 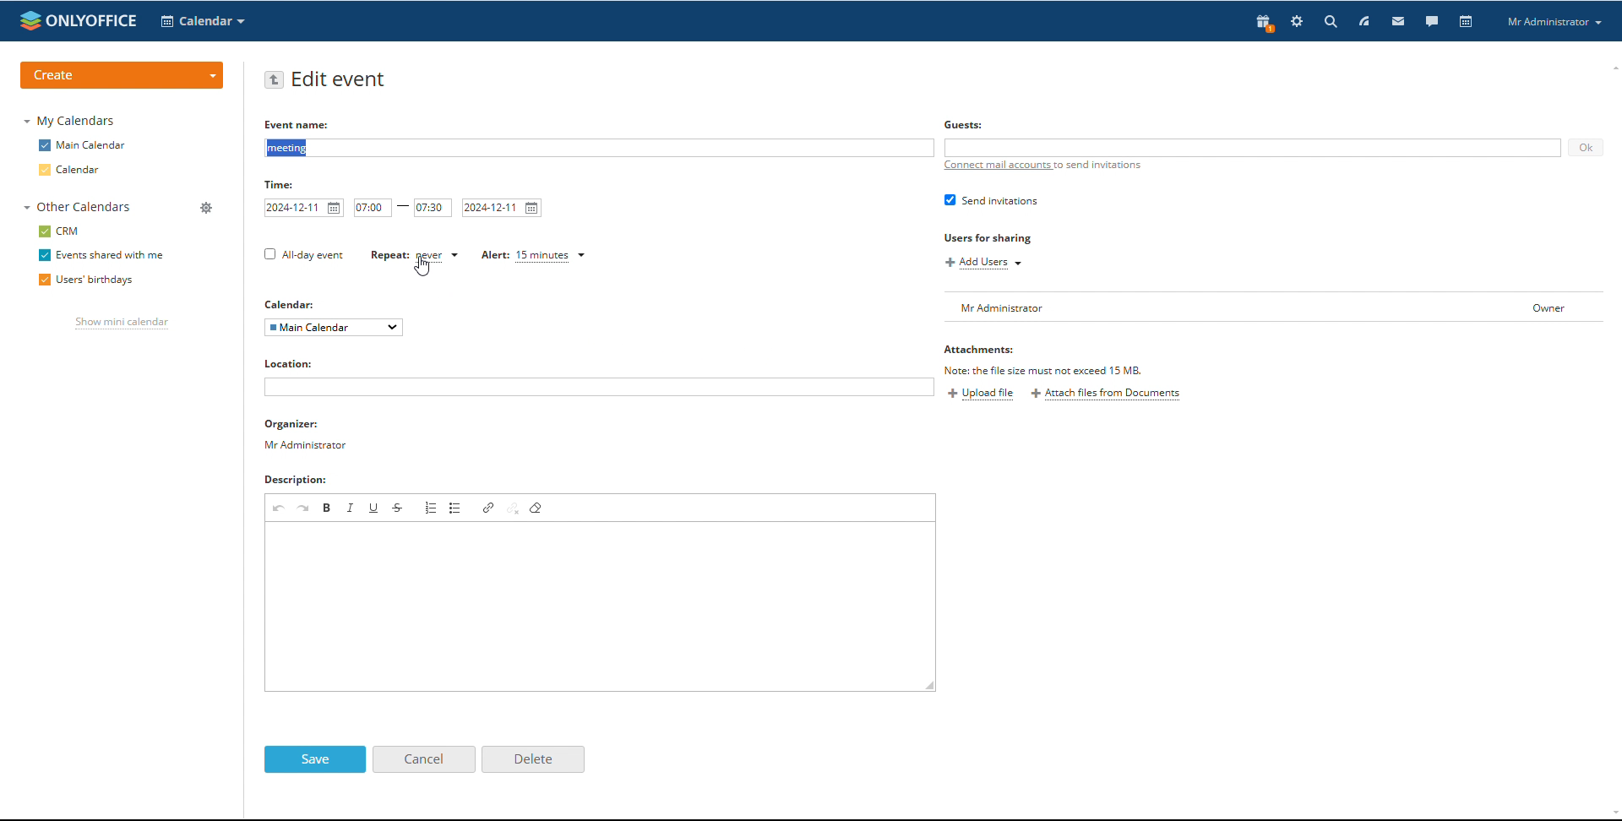 I want to click on Attachments:, so click(x=979, y=351).